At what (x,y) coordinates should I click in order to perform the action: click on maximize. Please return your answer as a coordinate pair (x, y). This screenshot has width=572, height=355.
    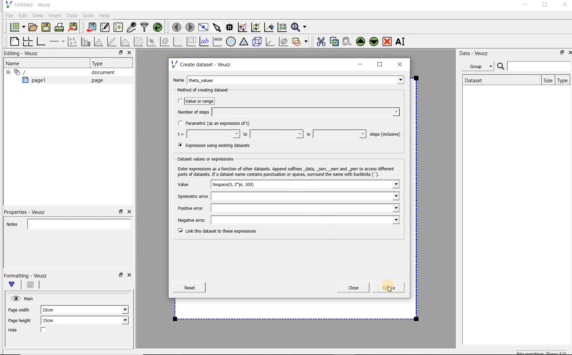
    Looking at the image, I should click on (545, 6).